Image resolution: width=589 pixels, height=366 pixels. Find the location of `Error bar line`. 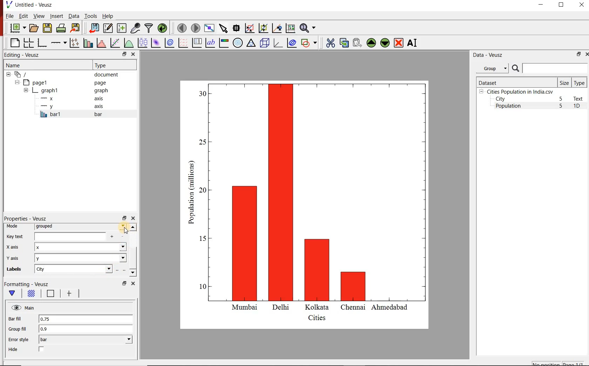

Error bar line is located at coordinates (69, 294).